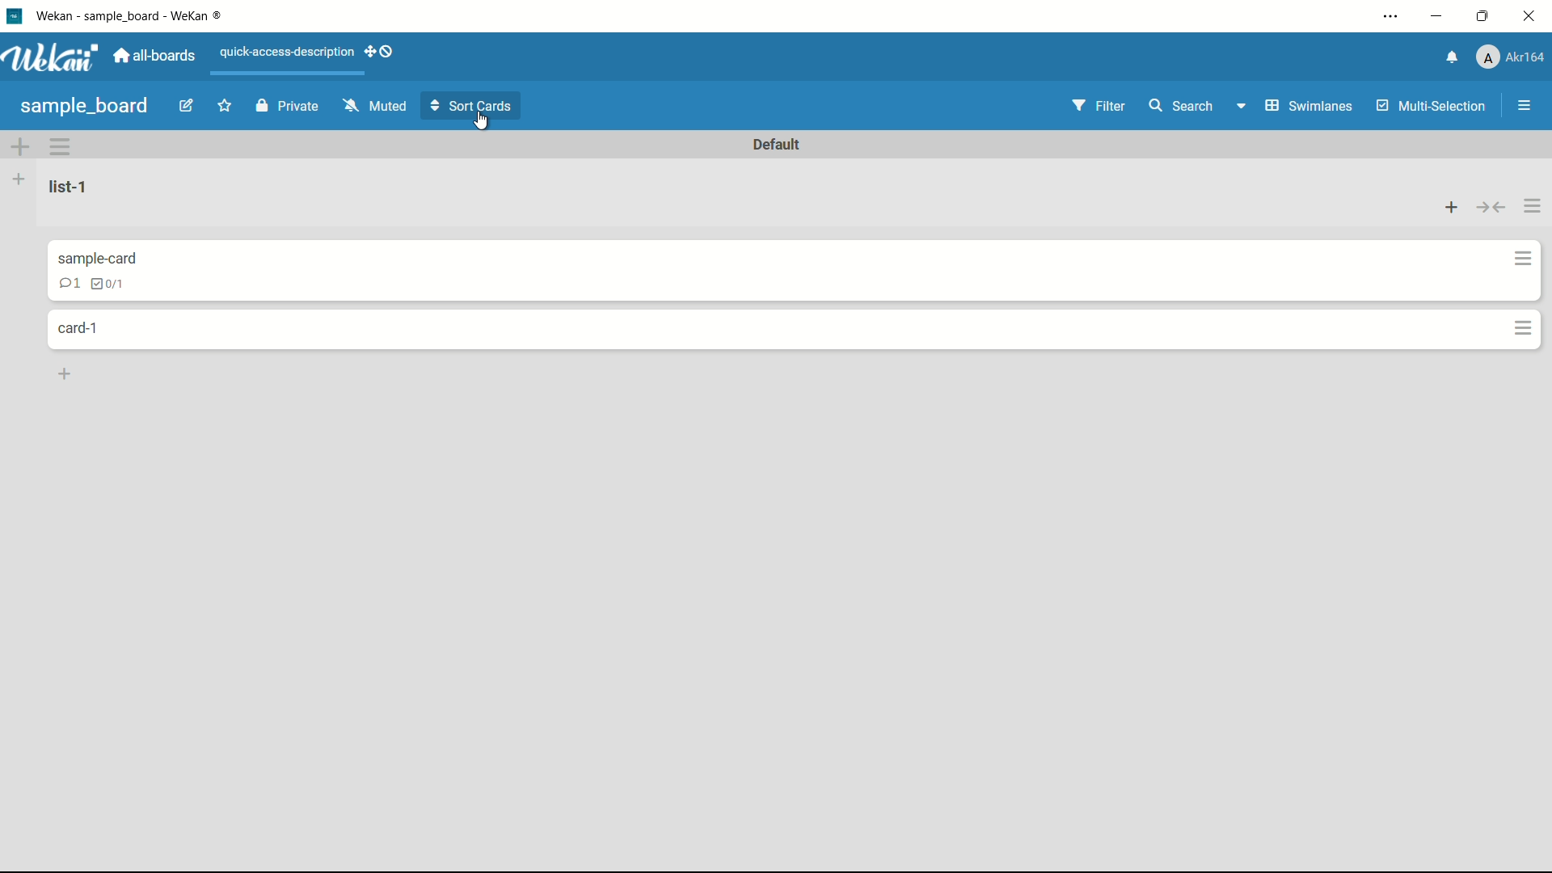  Describe the element at coordinates (376, 105) in the screenshot. I see `muted` at that location.